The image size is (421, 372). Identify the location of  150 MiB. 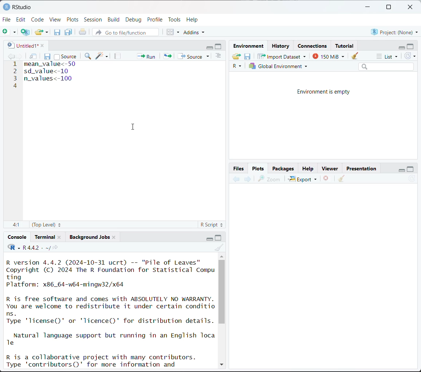
(327, 55).